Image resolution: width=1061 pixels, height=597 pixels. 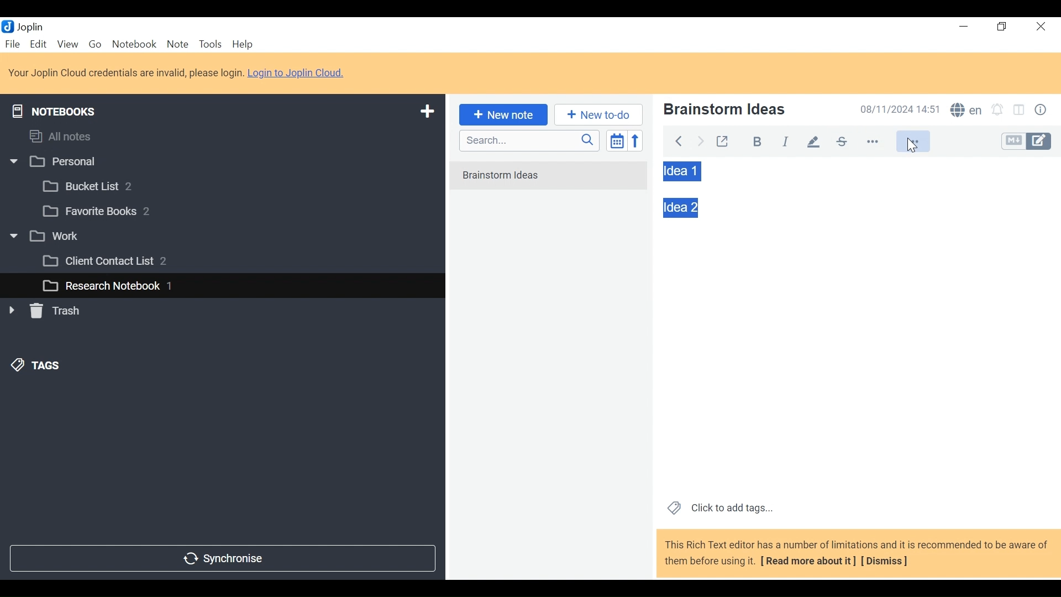 What do you see at coordinates (678, 139) in the screenshot?
I see `Back` at bounding box center [678, 139].